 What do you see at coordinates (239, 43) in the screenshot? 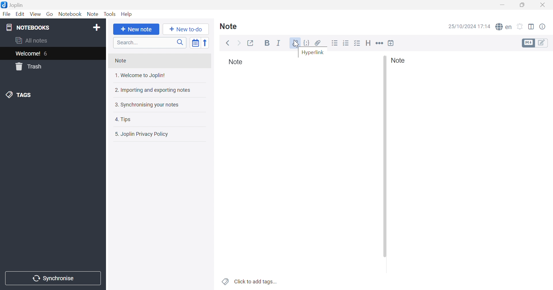
I see `Forward` at bounding box center [239, 43].